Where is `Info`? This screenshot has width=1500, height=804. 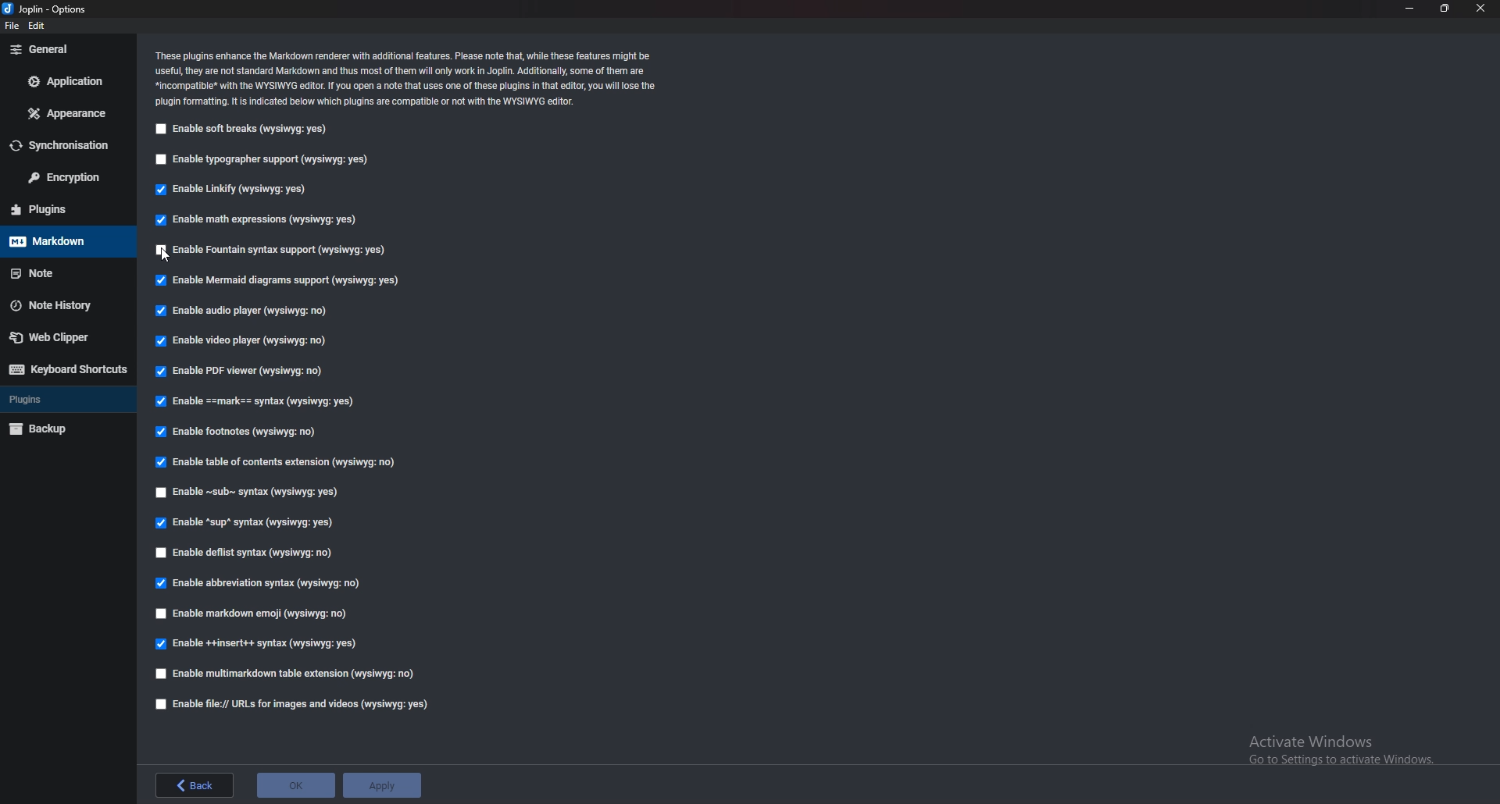 Info is located at coordinates (408, 78).